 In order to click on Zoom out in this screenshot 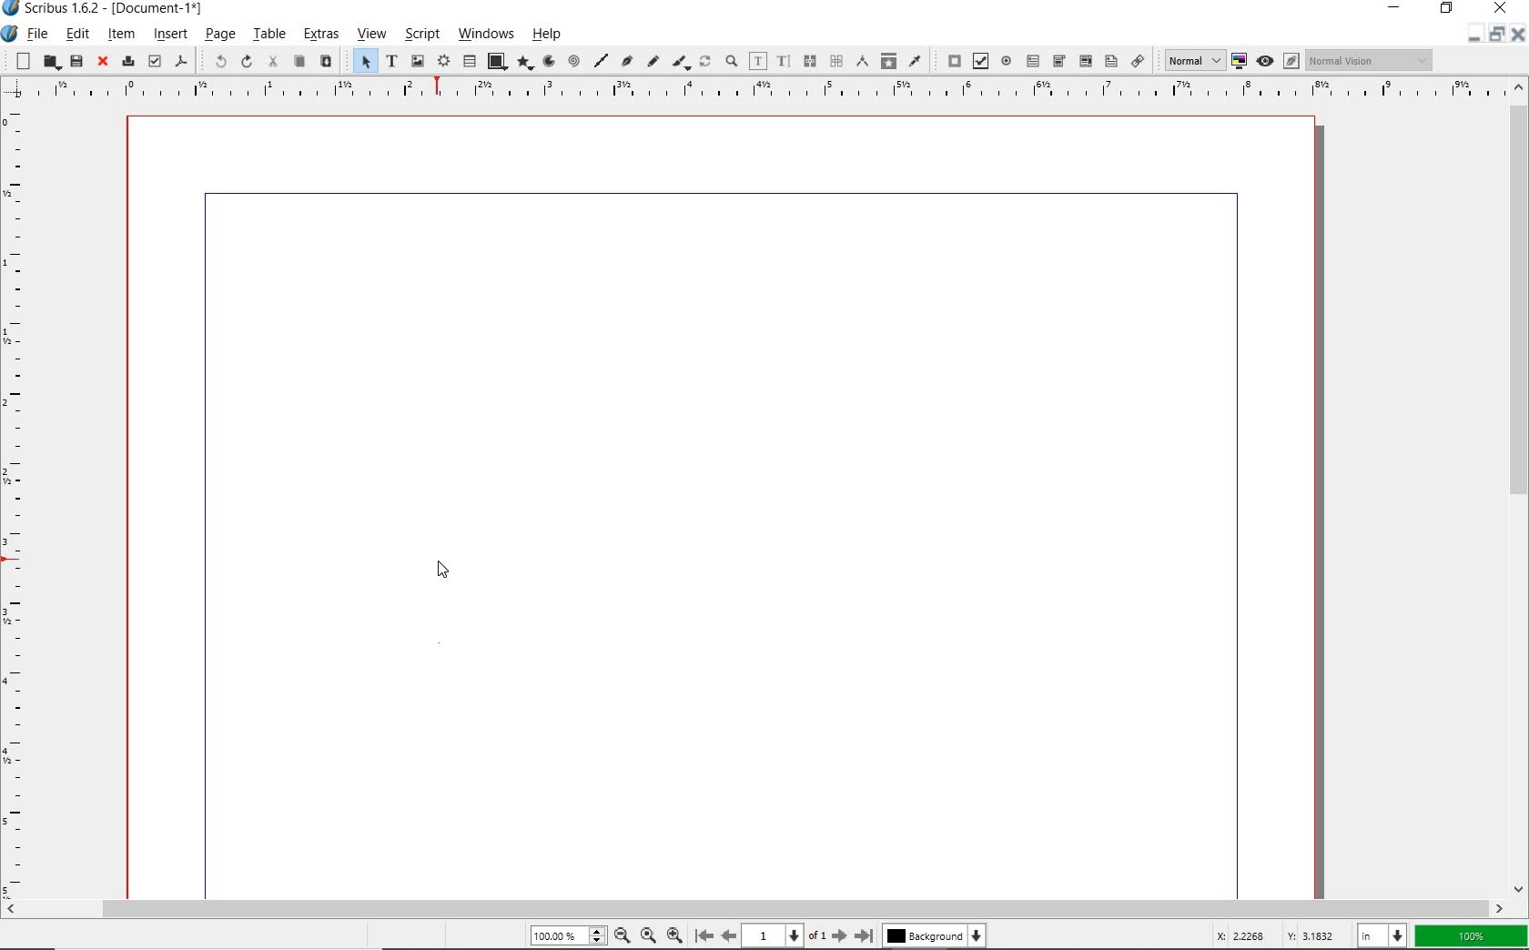, I will do `click(619, 935)`.